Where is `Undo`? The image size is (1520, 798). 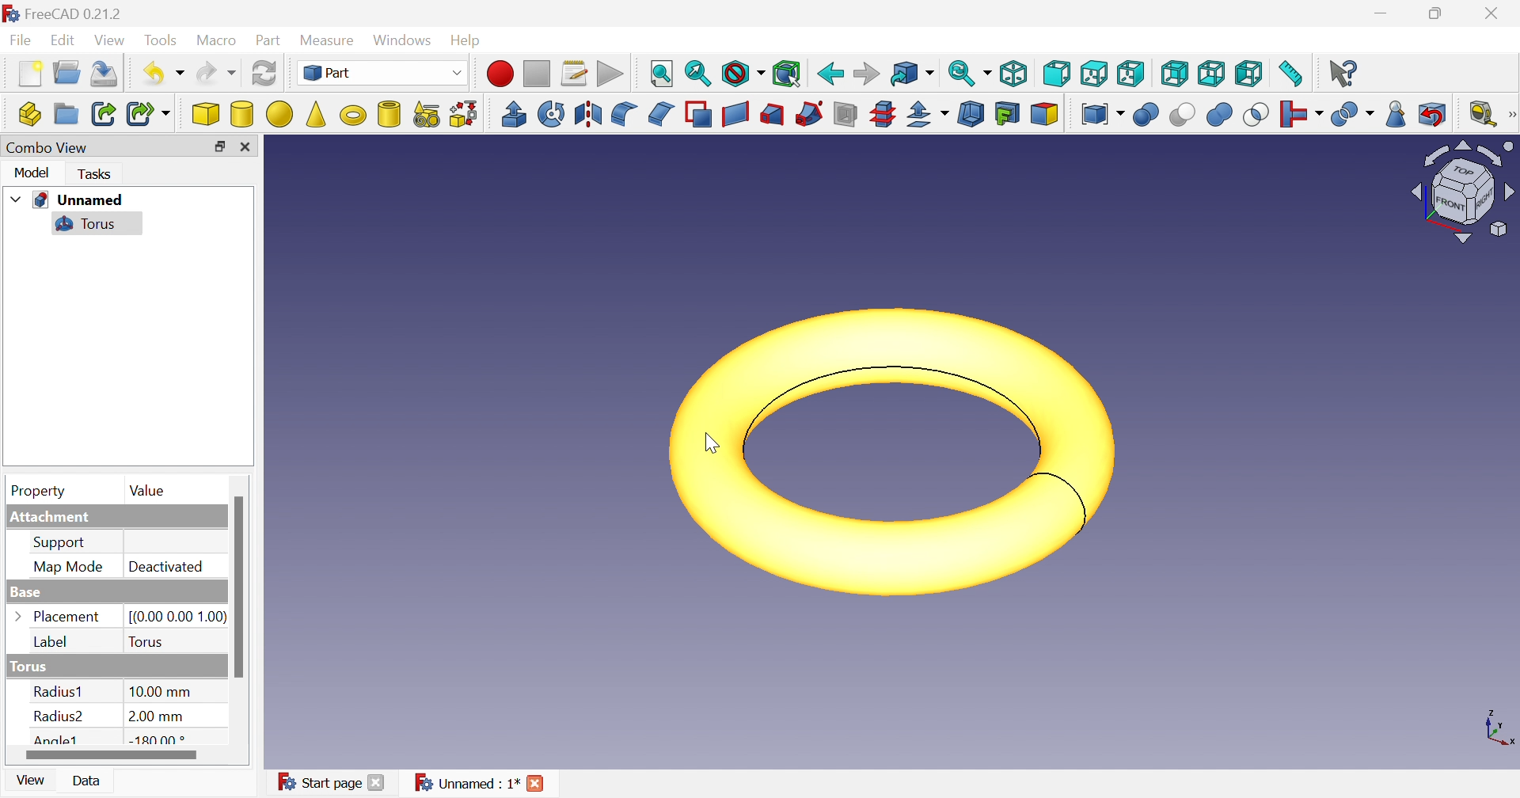 Undo is located at coordinates (165, 74).